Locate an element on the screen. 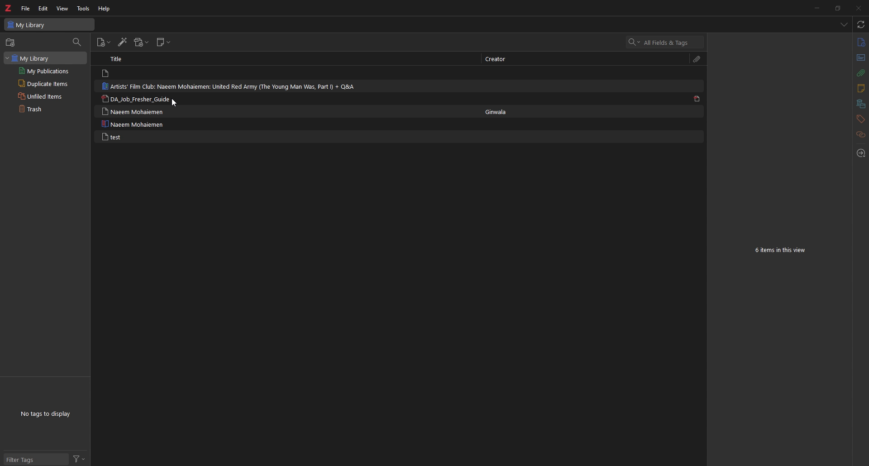 This screenshot has width=869, height=466. resize is located at coordinates (838, 8).